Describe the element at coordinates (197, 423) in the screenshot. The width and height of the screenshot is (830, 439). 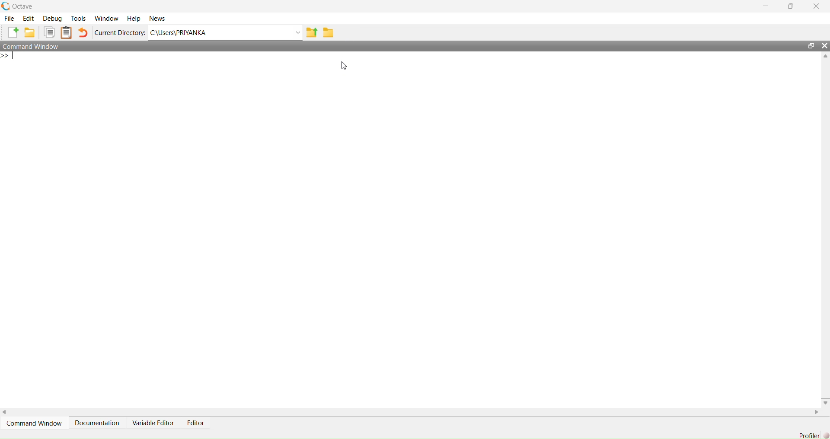
I see `Editor` at that location.